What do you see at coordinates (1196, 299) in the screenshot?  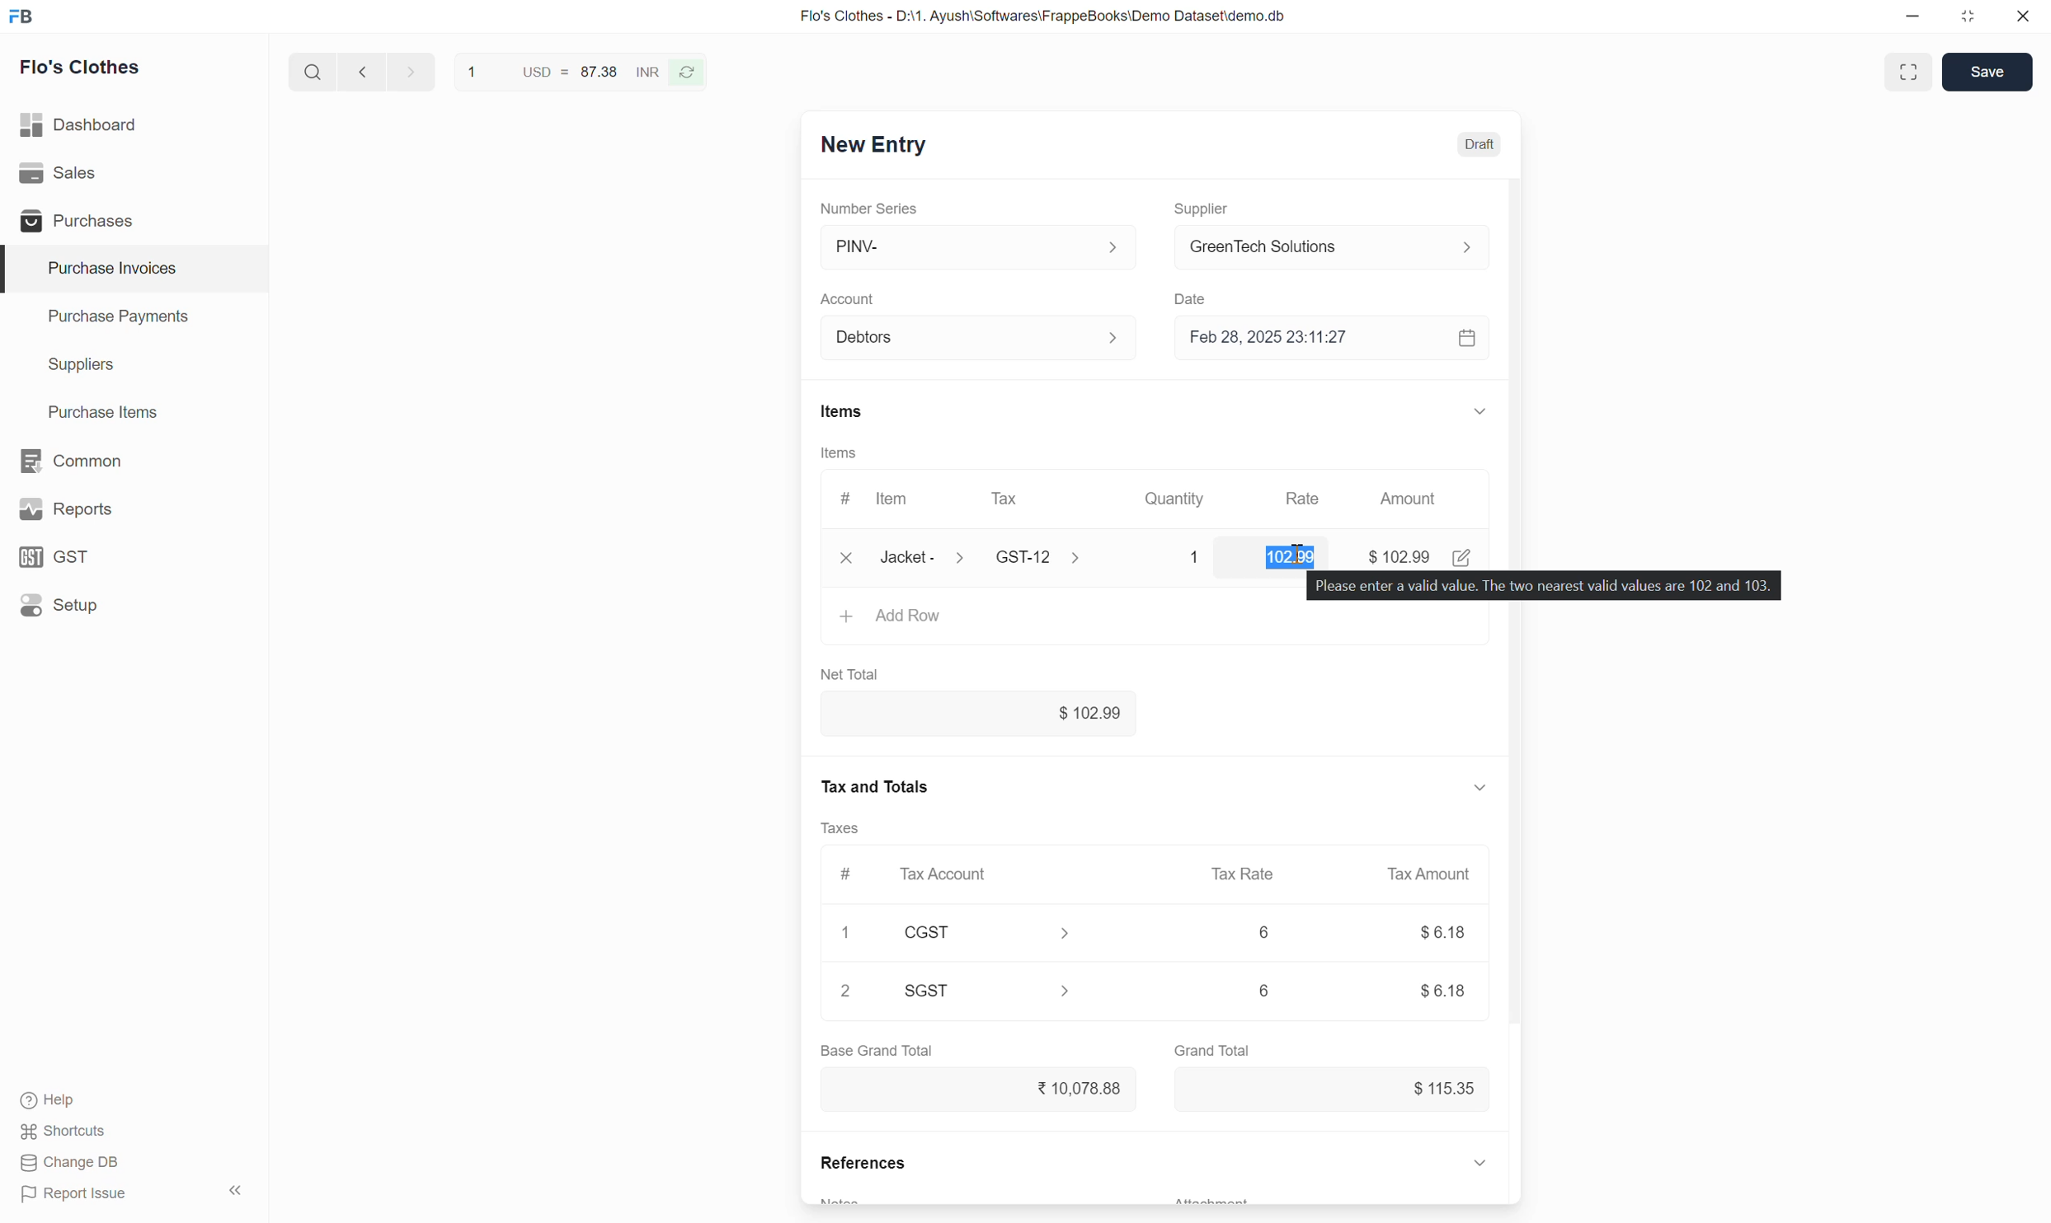 I see `Date` at bounding box center [1196, 299].